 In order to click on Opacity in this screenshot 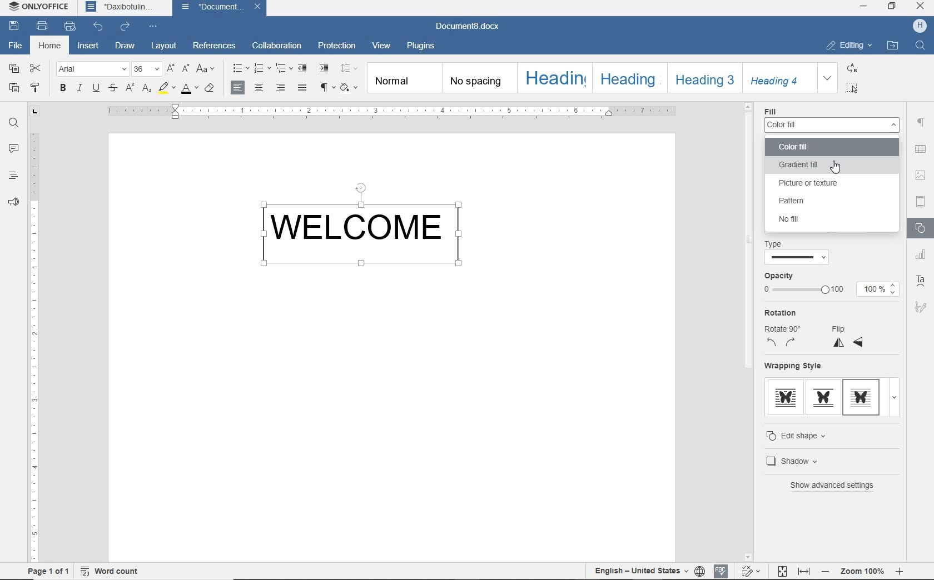, I will do `click(779, 276)`.